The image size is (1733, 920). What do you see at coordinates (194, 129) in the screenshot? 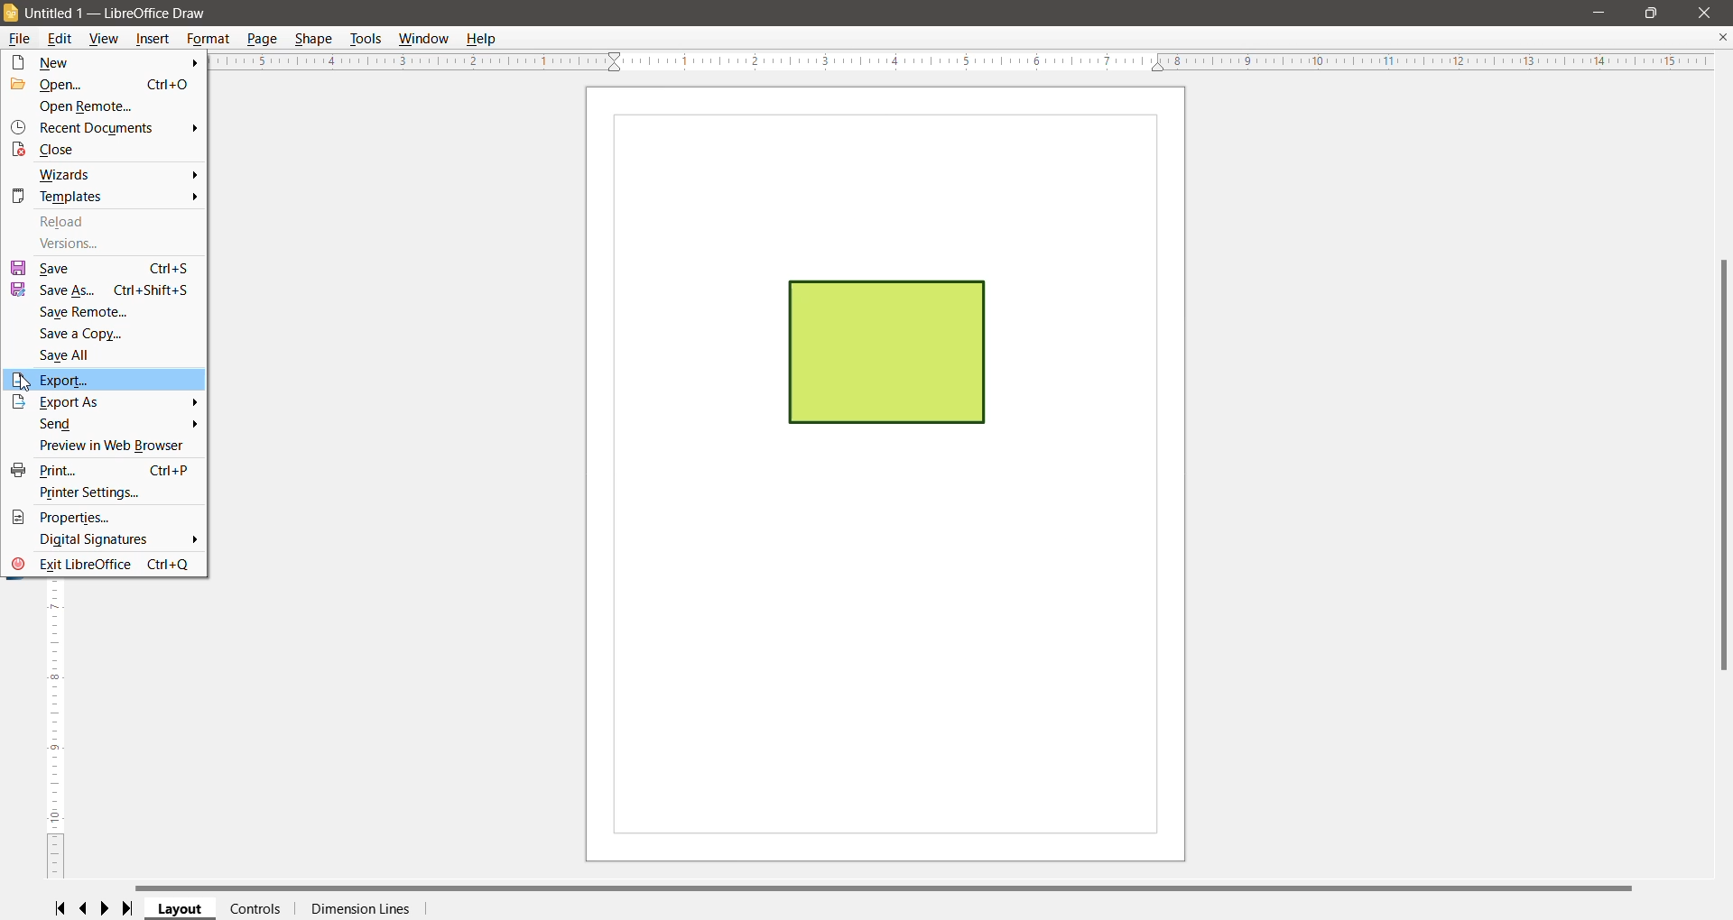
I see `More options` at bounding box center [194, 129].